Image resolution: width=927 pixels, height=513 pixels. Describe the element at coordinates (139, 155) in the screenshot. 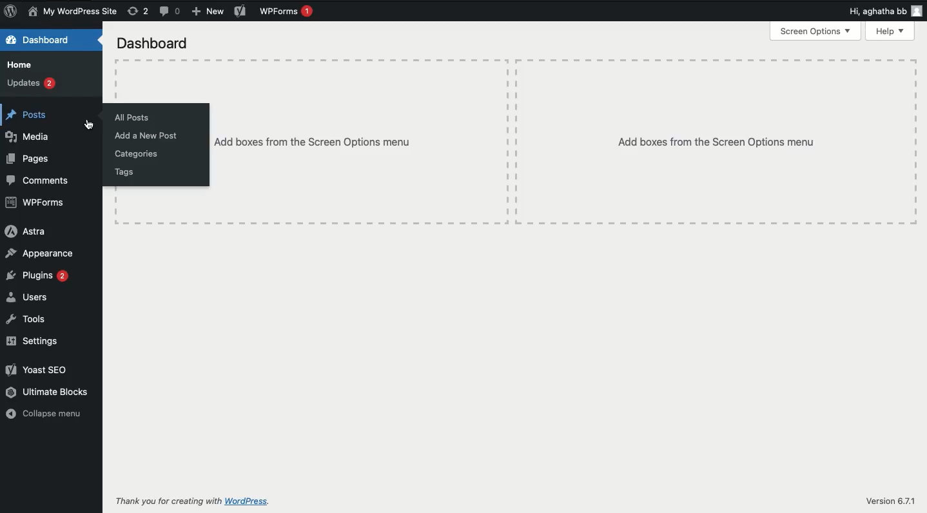

I see `Categories` at that location.